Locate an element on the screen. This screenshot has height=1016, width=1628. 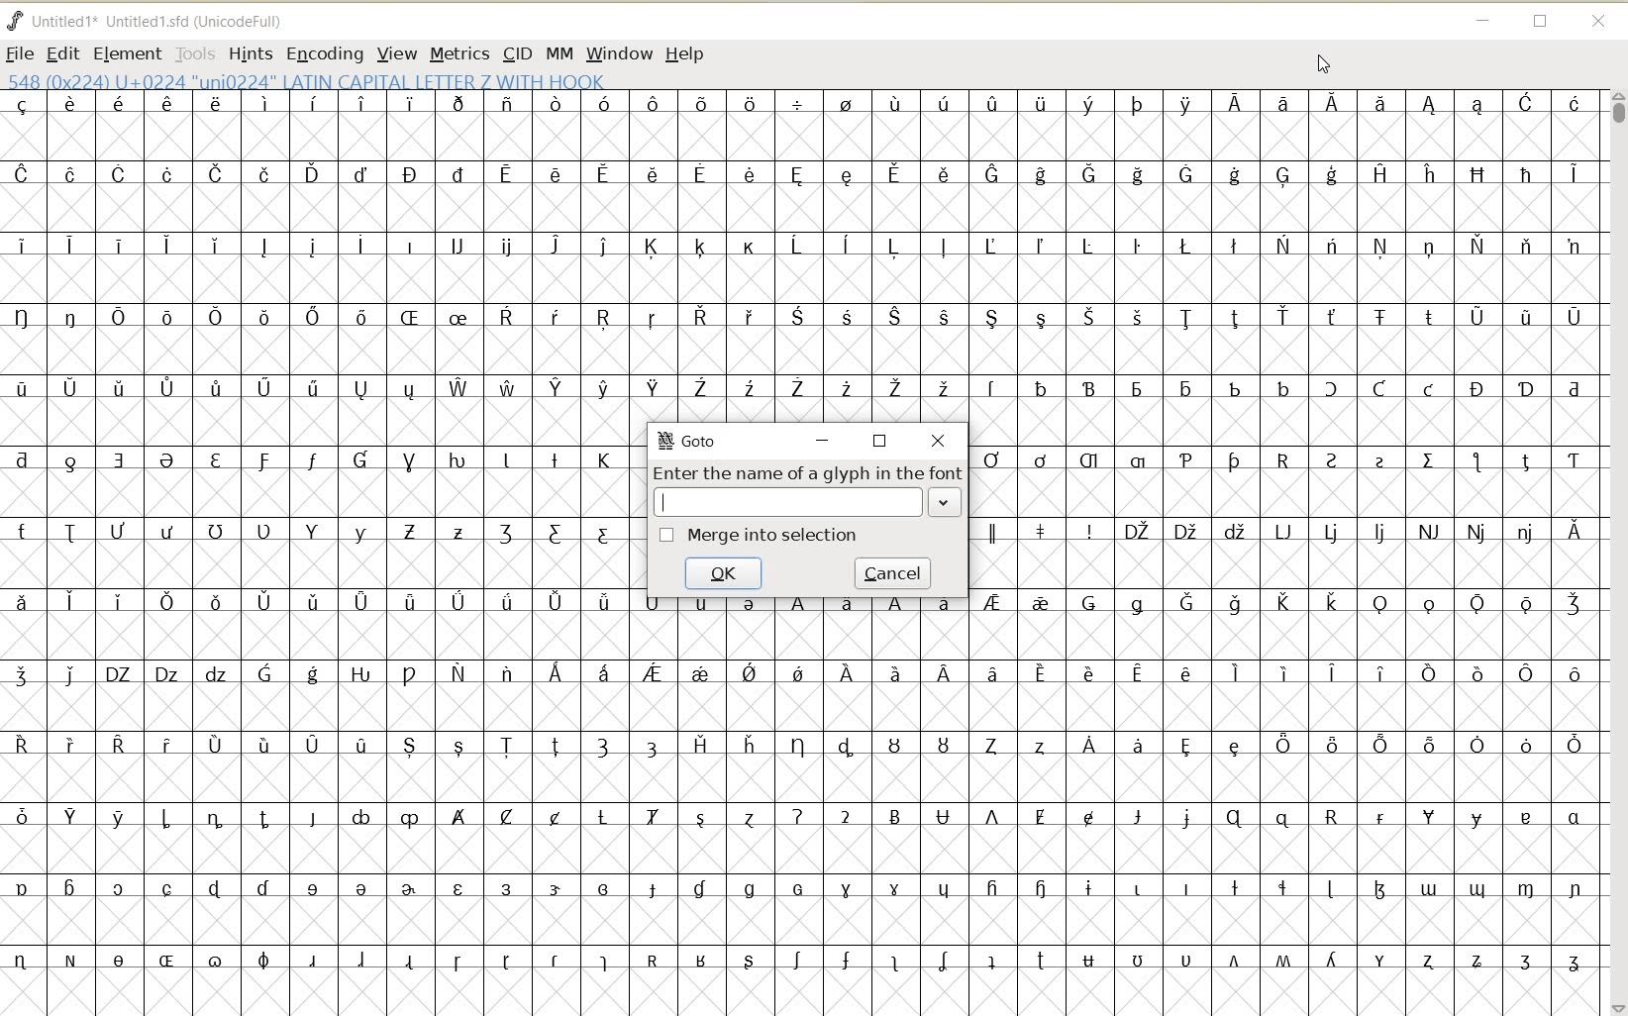
HINTS is located at coordinates (250, 53).